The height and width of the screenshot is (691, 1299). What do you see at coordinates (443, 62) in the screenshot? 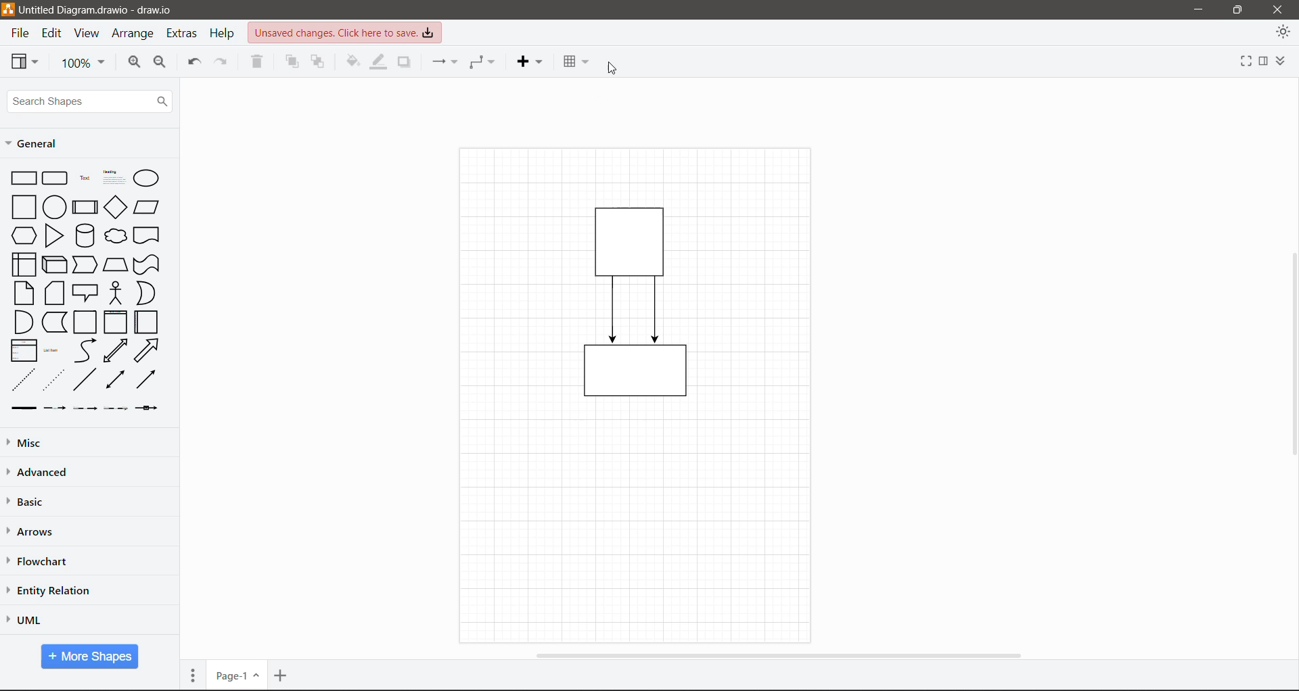
I see `Connection` at bounding box center [443, 62].